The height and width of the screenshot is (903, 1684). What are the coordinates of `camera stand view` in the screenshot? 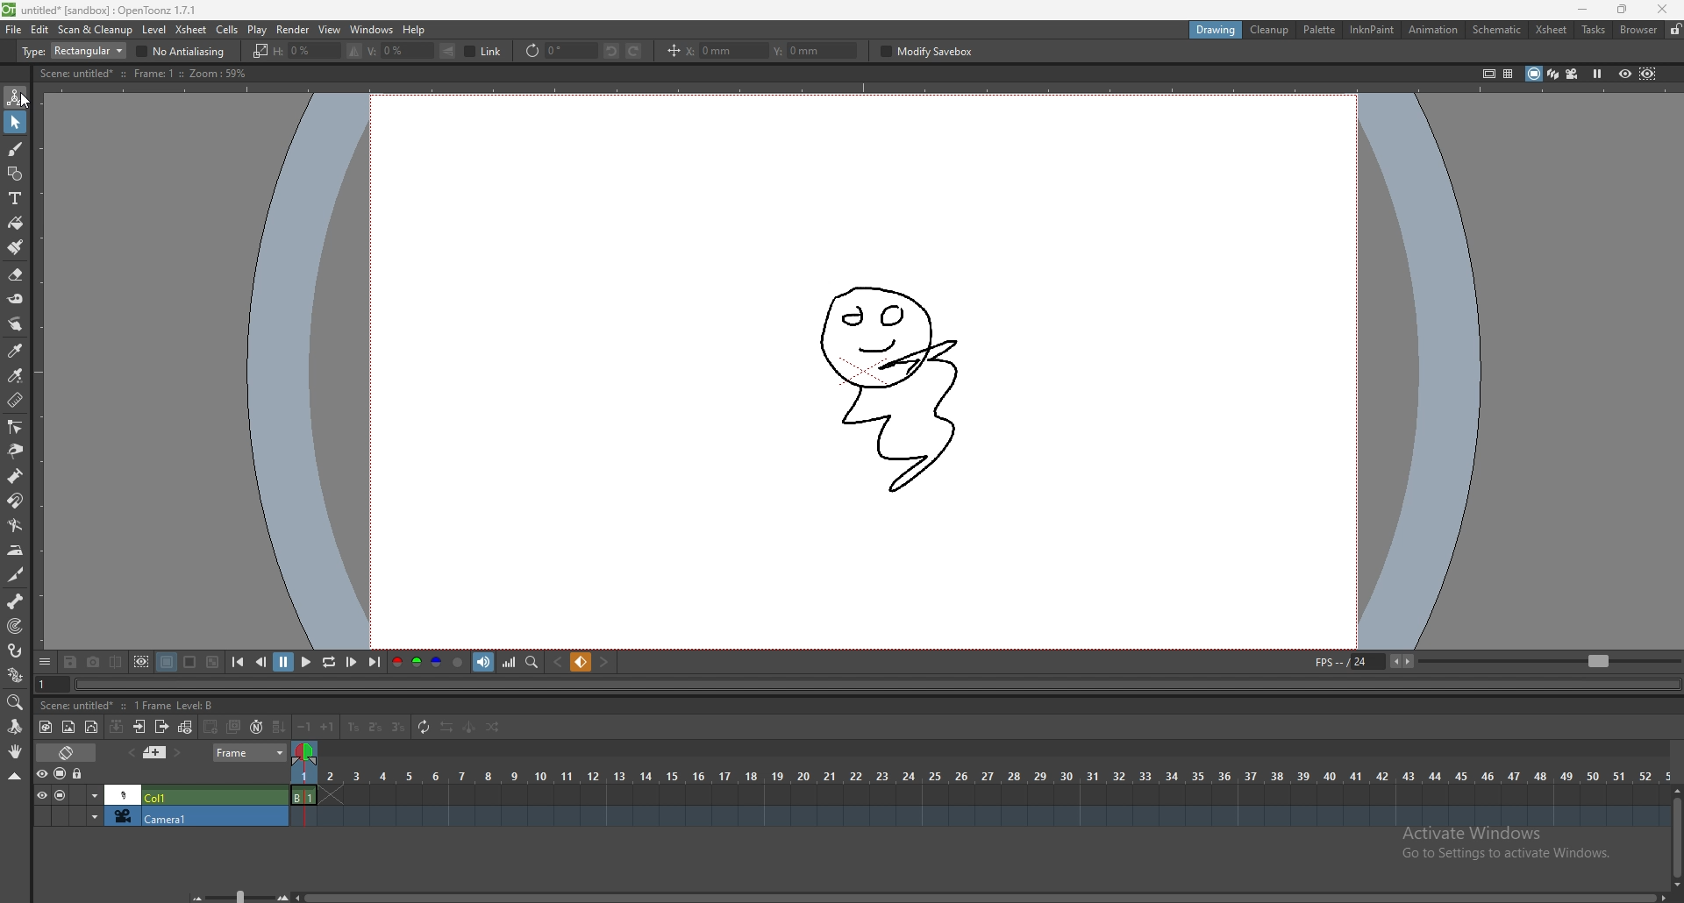 It's located at (1533, 74).